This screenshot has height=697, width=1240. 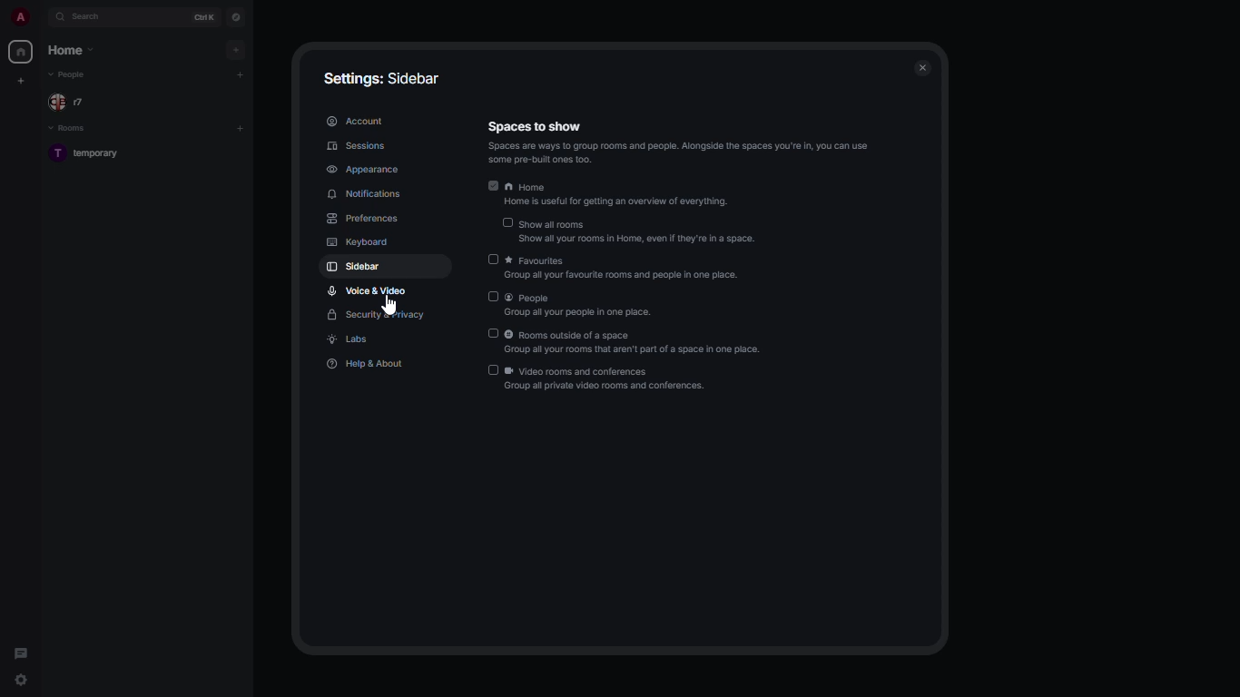 I want to click on rooms, so click(x=74, y=128).